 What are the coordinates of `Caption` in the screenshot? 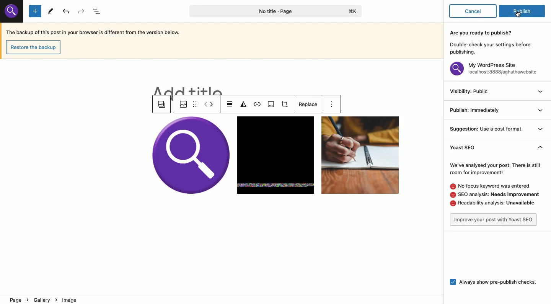 It's located at (271, 105).